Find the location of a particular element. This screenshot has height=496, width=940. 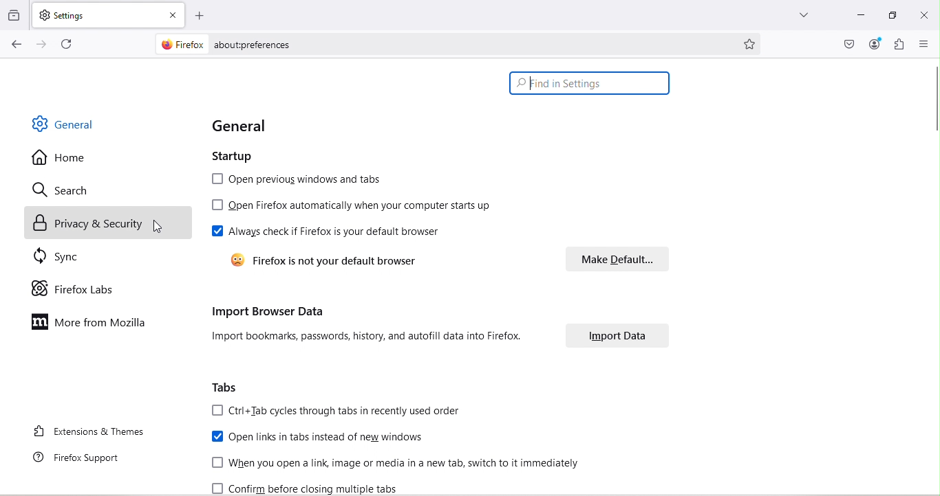

Cursor is located at coordinates (169, 227).